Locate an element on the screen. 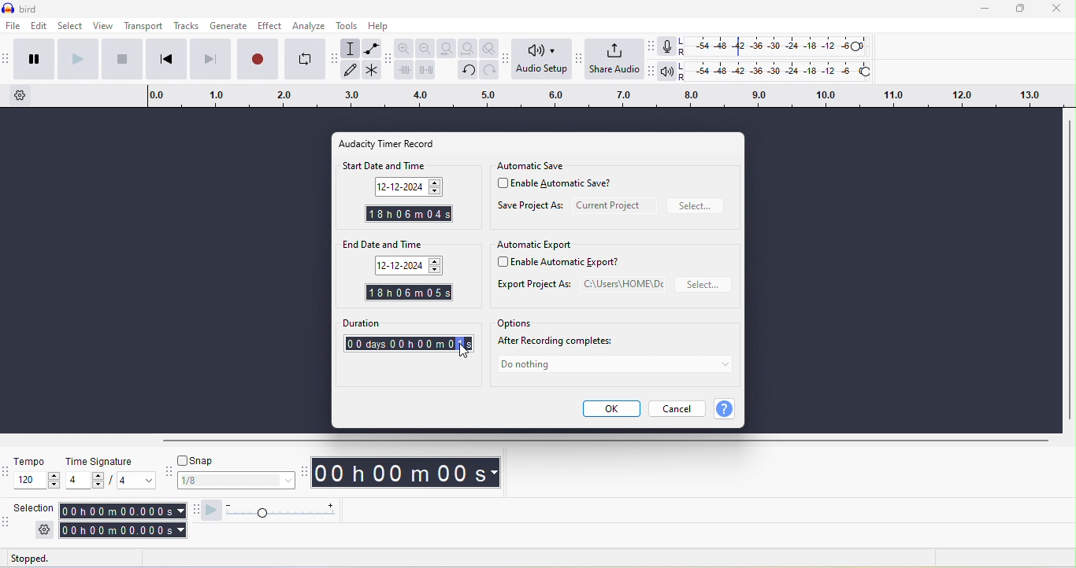 Image resolution: width=1076 pixels, height=568 pixels. zoom in is located at coordinates (408, 48).